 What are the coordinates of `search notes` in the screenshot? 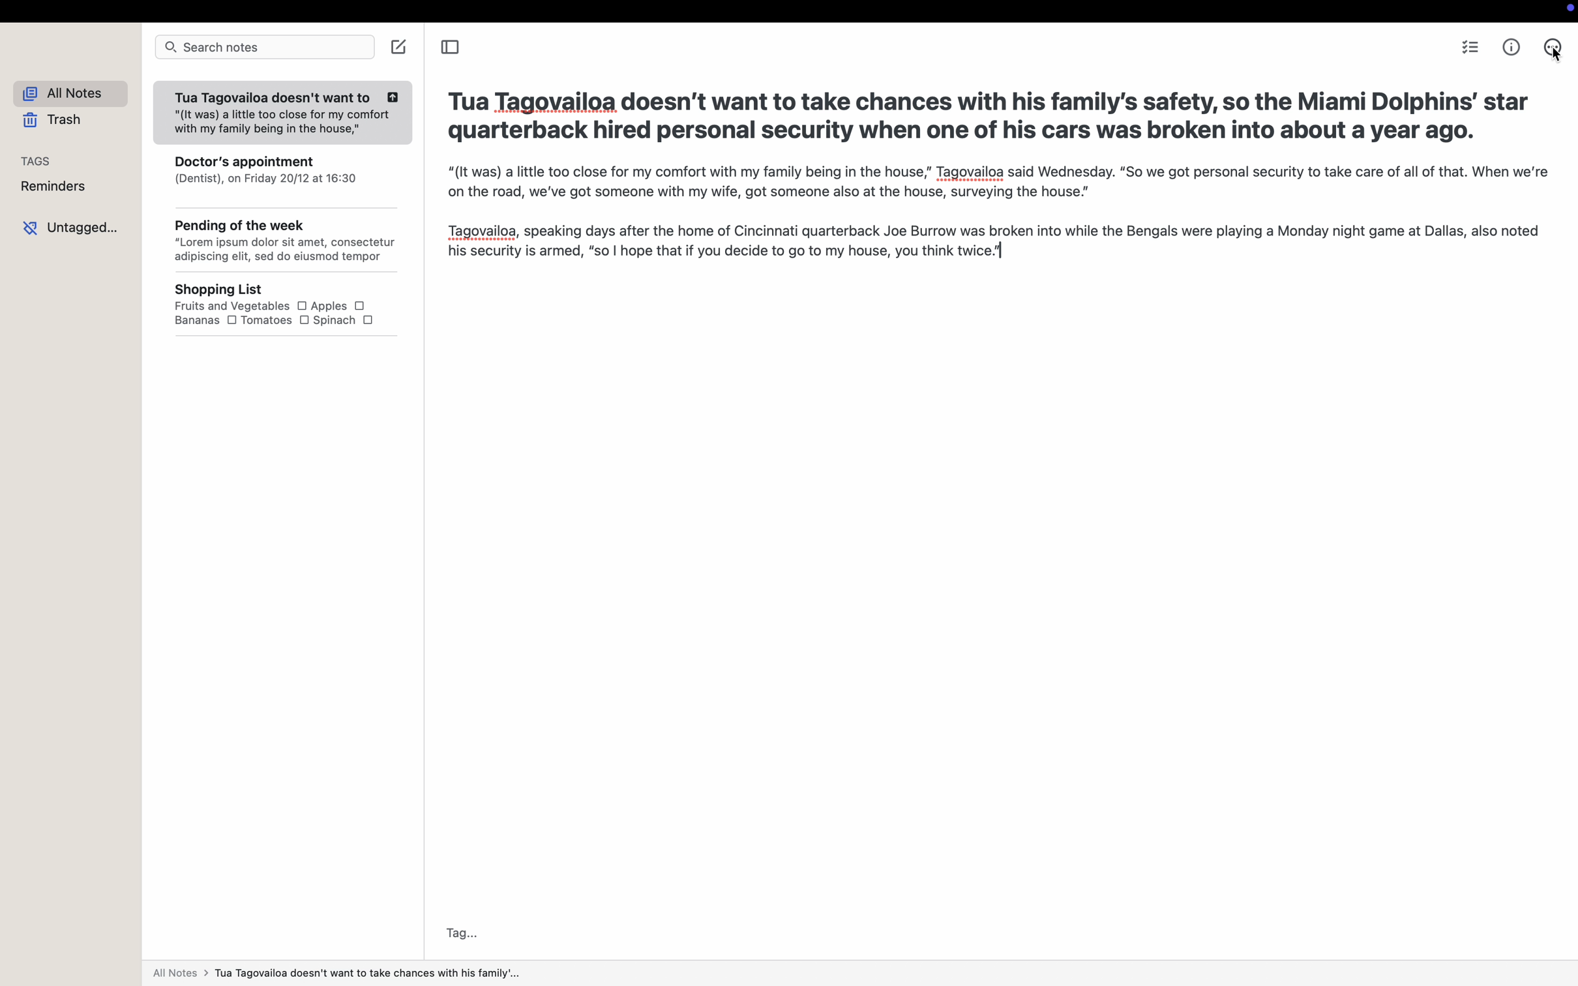 It's located at (264, 49).